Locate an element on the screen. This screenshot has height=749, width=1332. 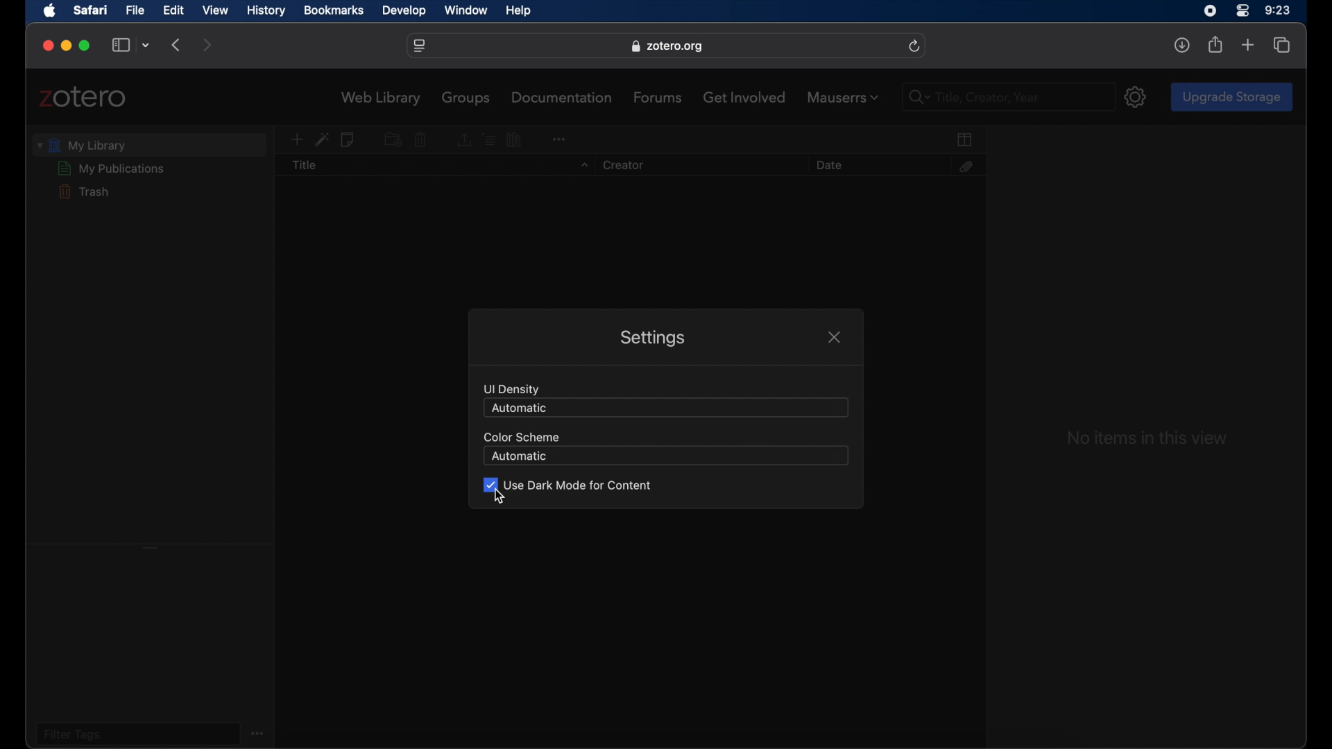
history is located at coordinates (266, 11).